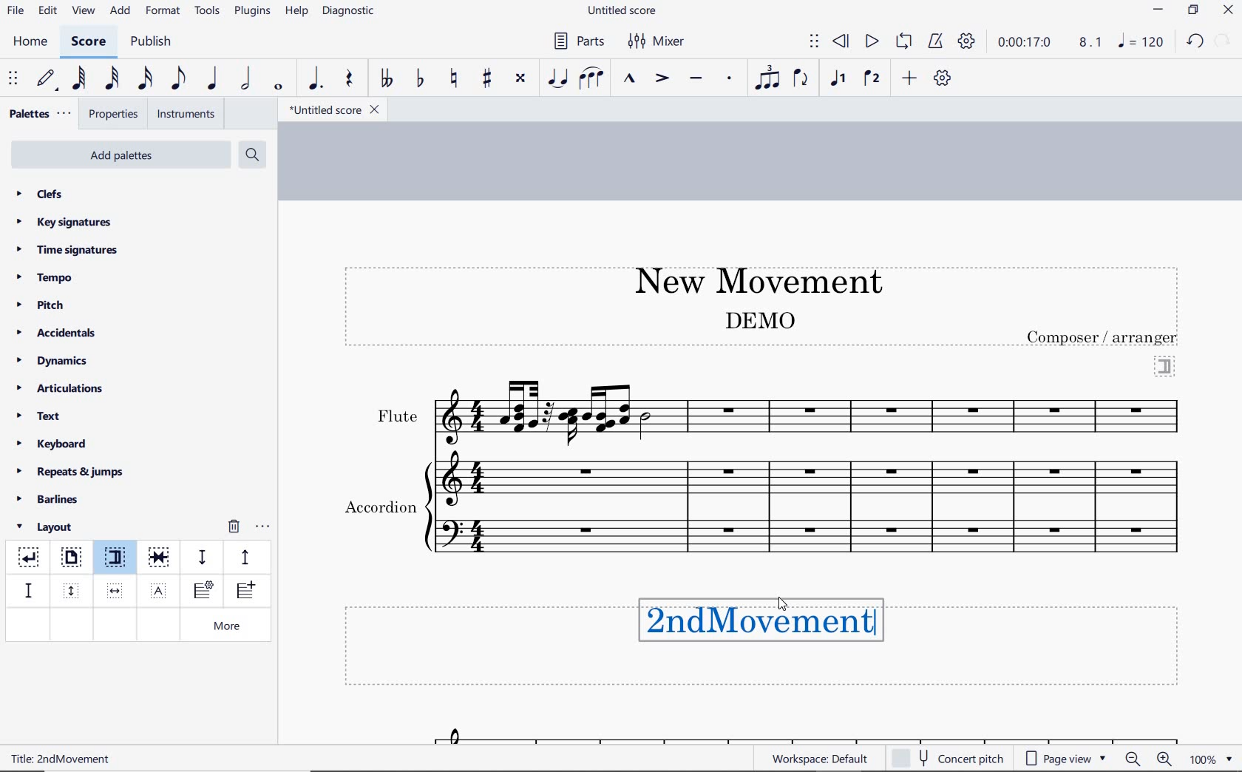  What do you see at coordinates (333, 110) in the screenshot?
I see `file name` at bounding box center [333, 110].